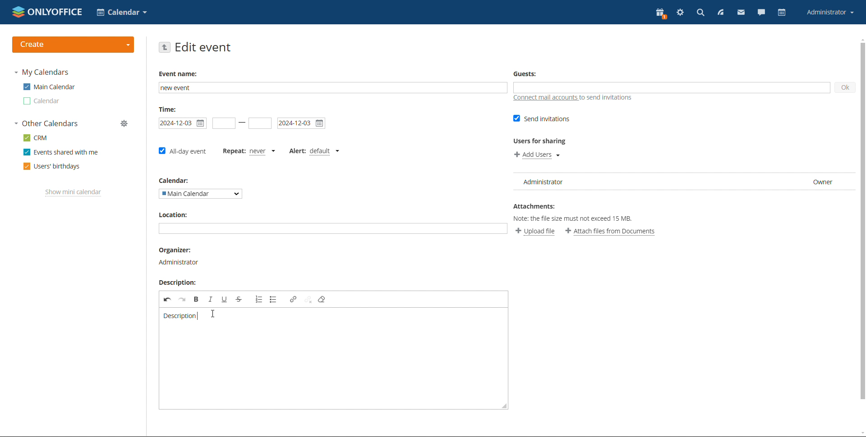  I want to click on scrollbar, so click(866, 223).